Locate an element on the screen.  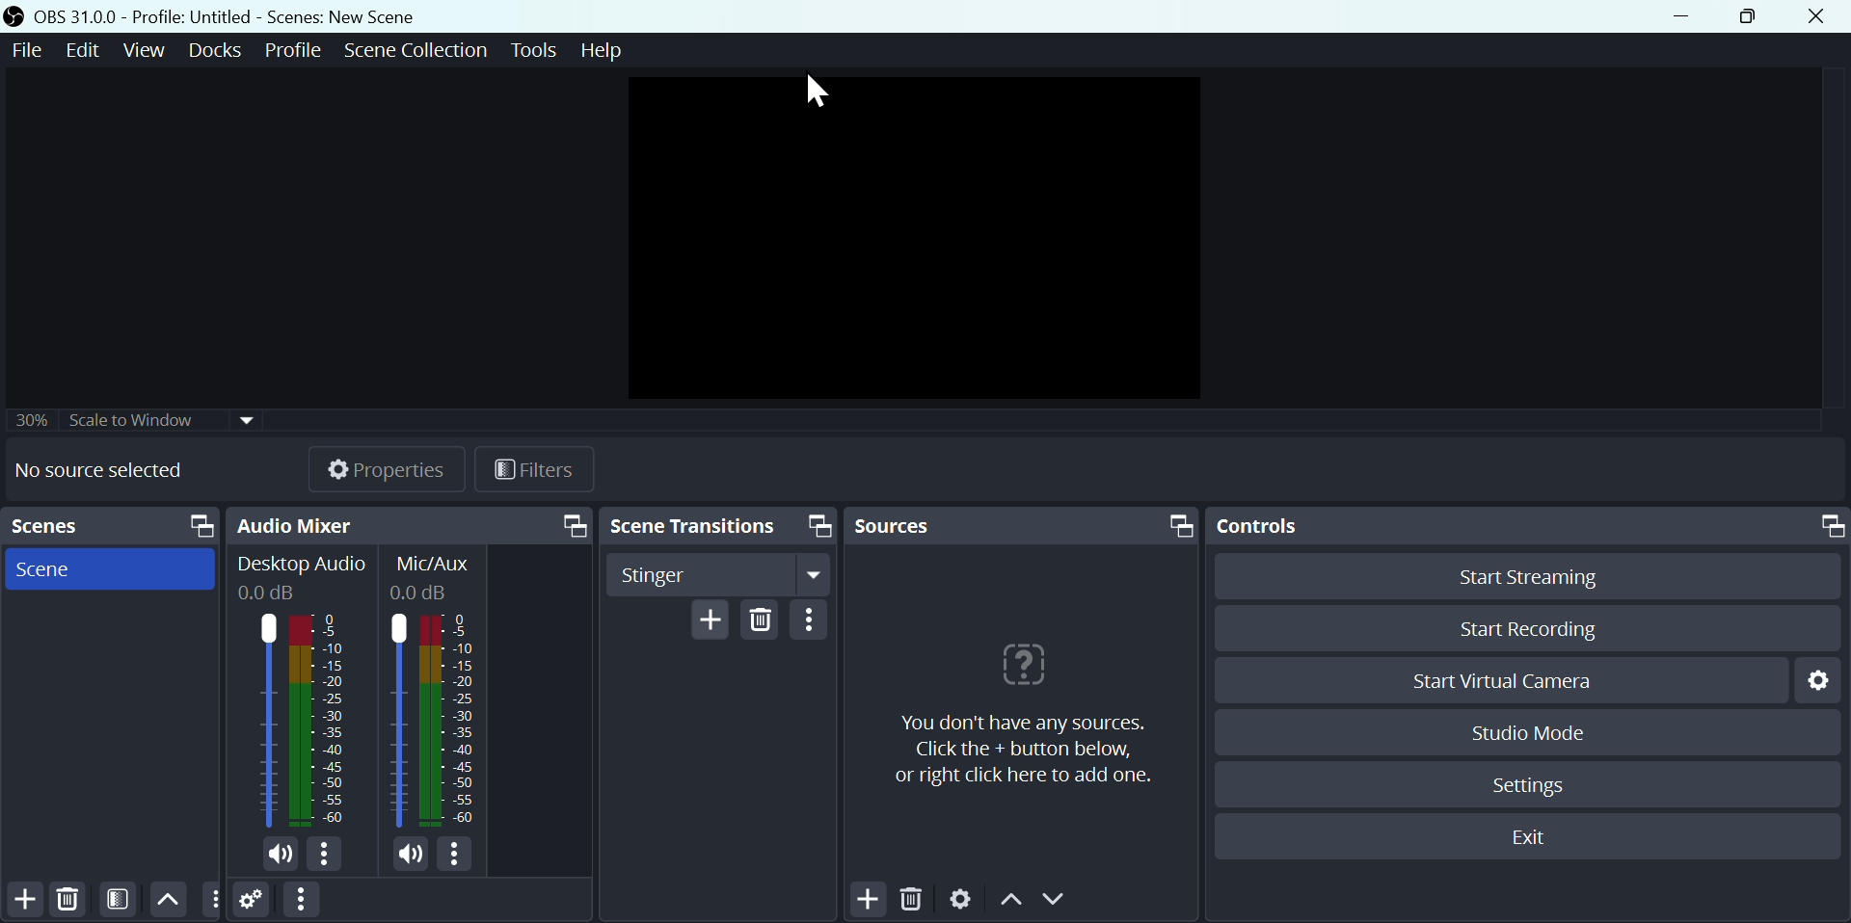
 is located at coordinates (817, 624).